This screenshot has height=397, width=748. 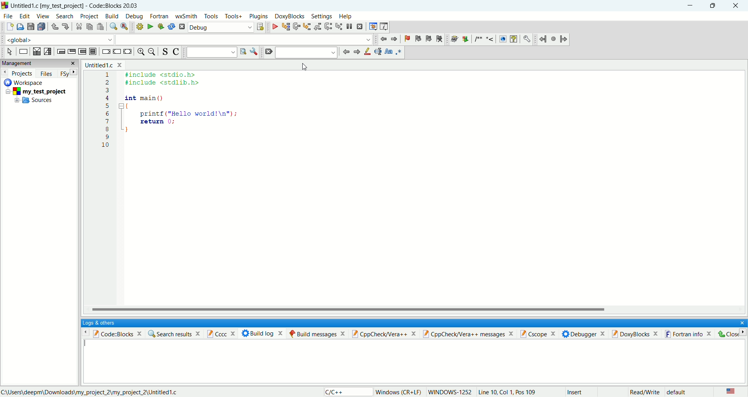 I want to click on CppCheck/vera++, so click(x=385, y=334).